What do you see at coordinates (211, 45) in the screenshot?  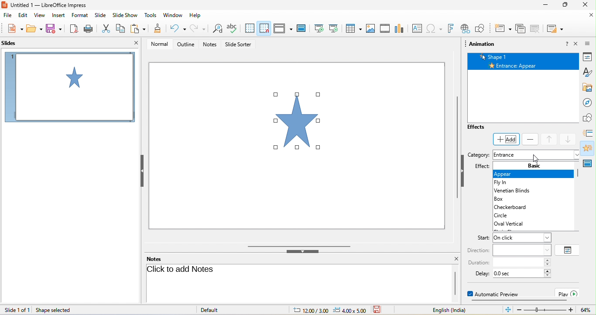 I see `notes` at bounding box center [211, 45].